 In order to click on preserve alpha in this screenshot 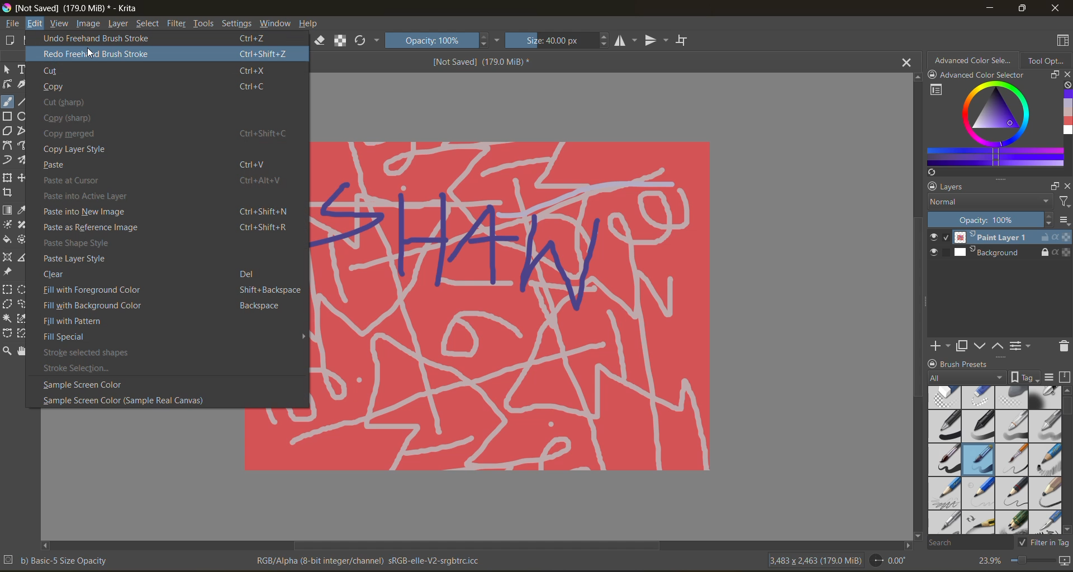, I will do `click(341, 40)`.